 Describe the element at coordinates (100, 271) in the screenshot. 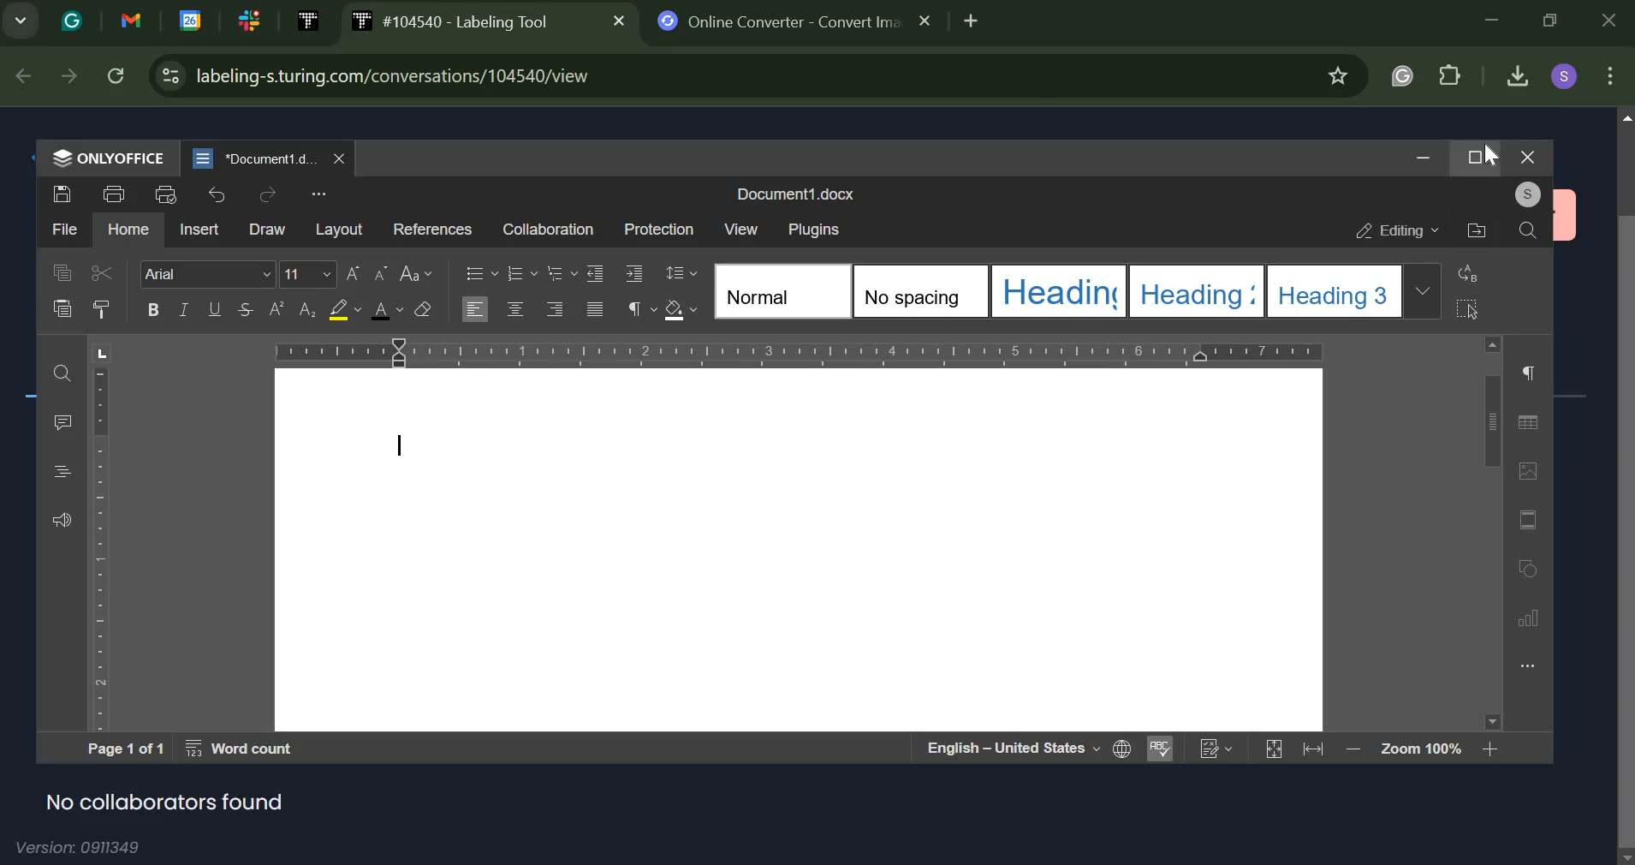

I see `cut` at that location.